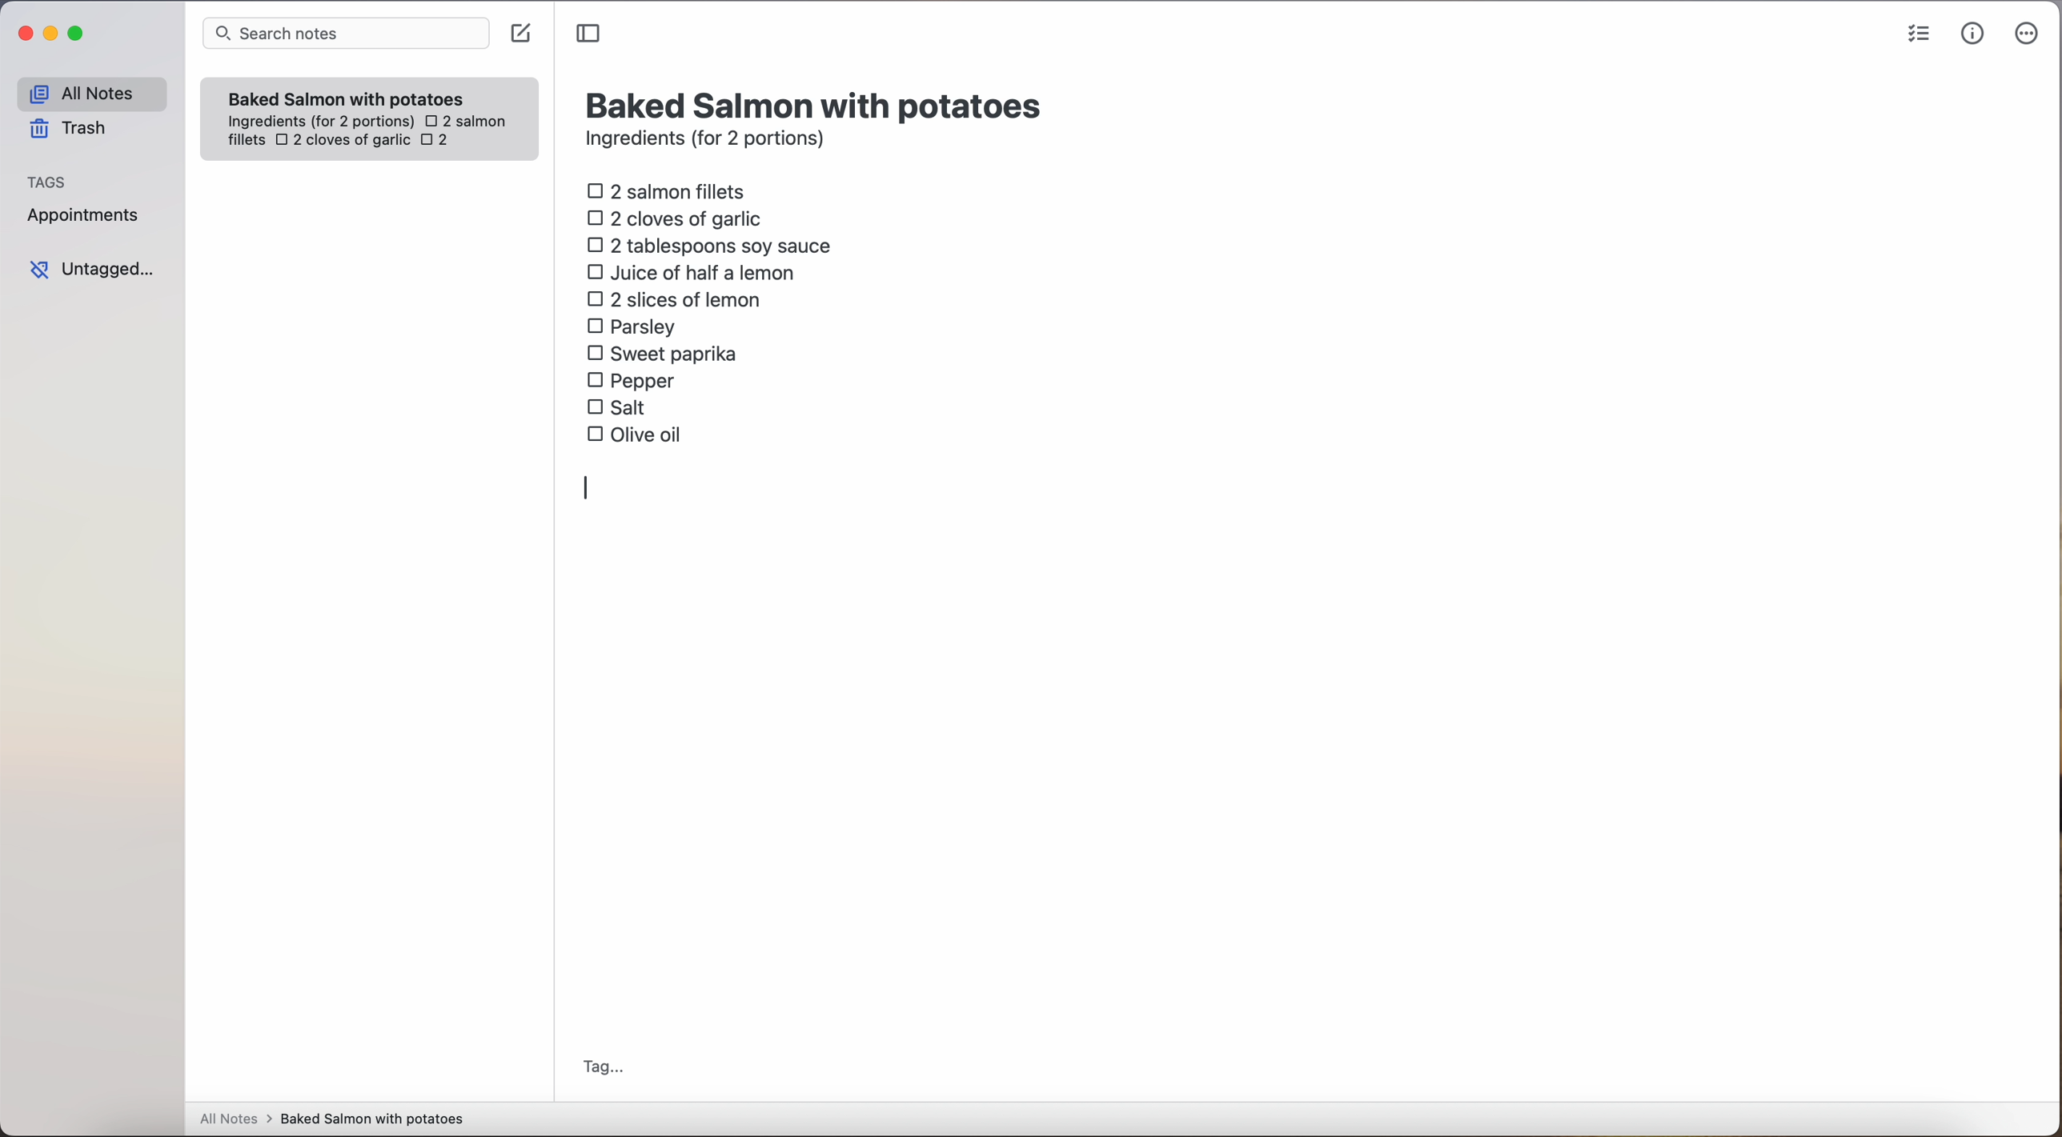 The height and width of the screenshot is (1137, 2062). I want to click on Baked Salmon with potatoes, so click(347, 95).